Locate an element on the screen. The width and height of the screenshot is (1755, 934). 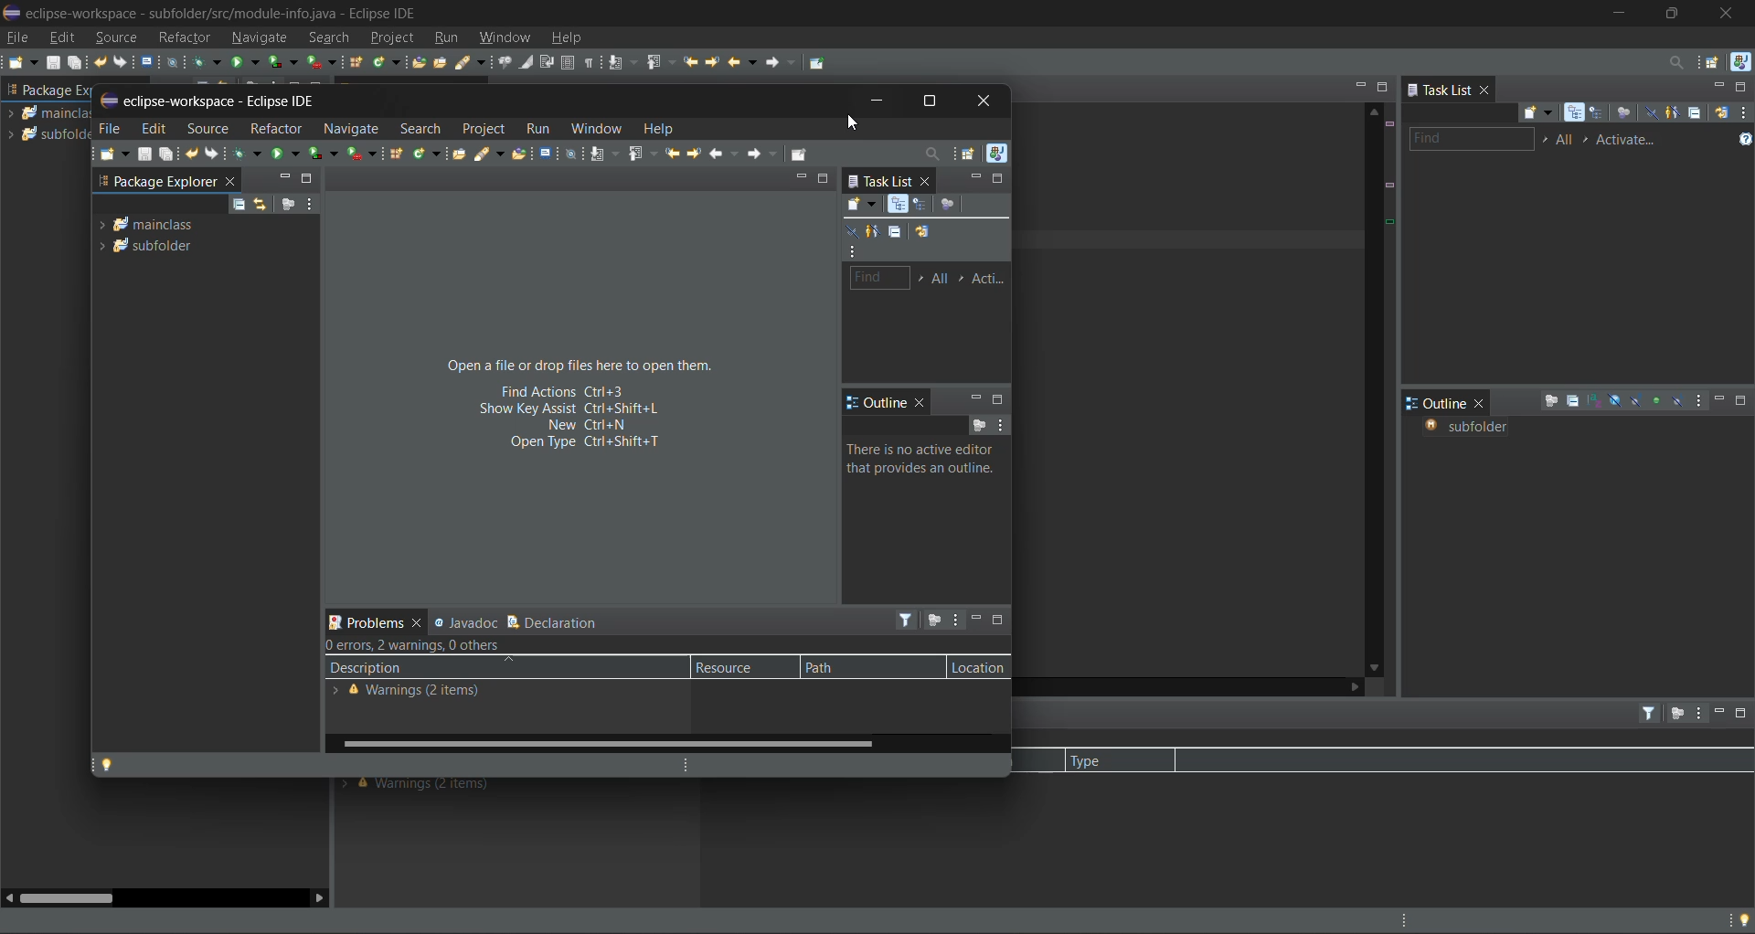
minimize is located at coordinates (1720, 402).